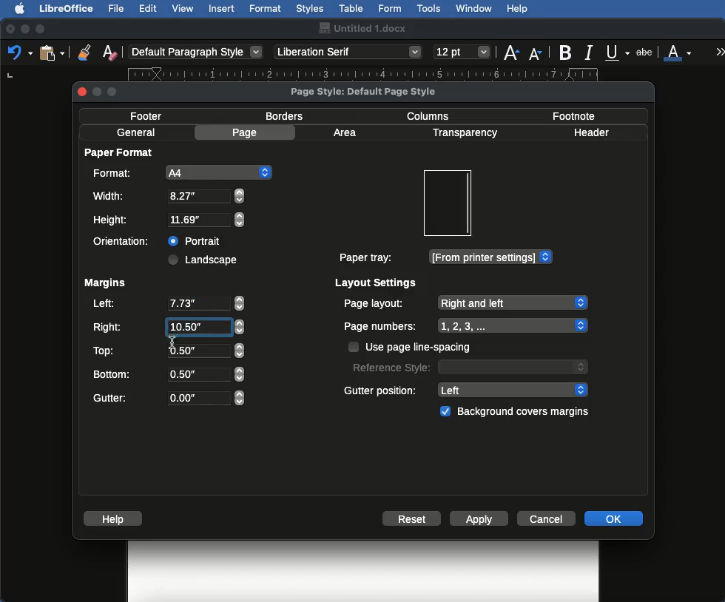 The height and width of the screenshot is (602, 725). I want to click on Minimize, so click(24, 29).